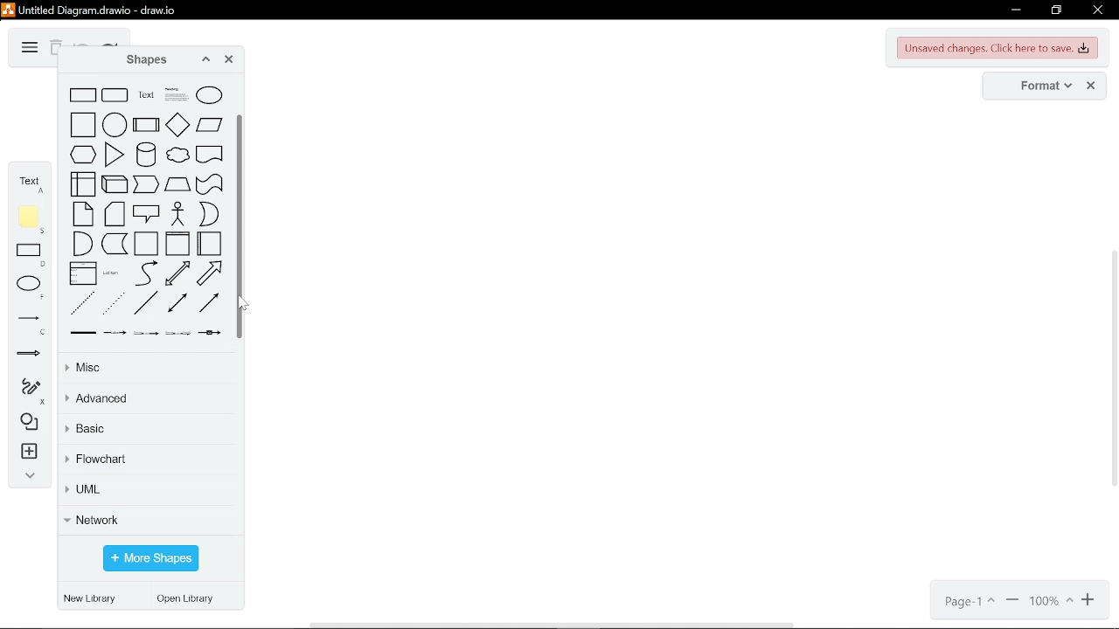 The image size is (1119, 629). Describe the element at coordinates (115, 214) in the screenshot. I see `card` at that location.